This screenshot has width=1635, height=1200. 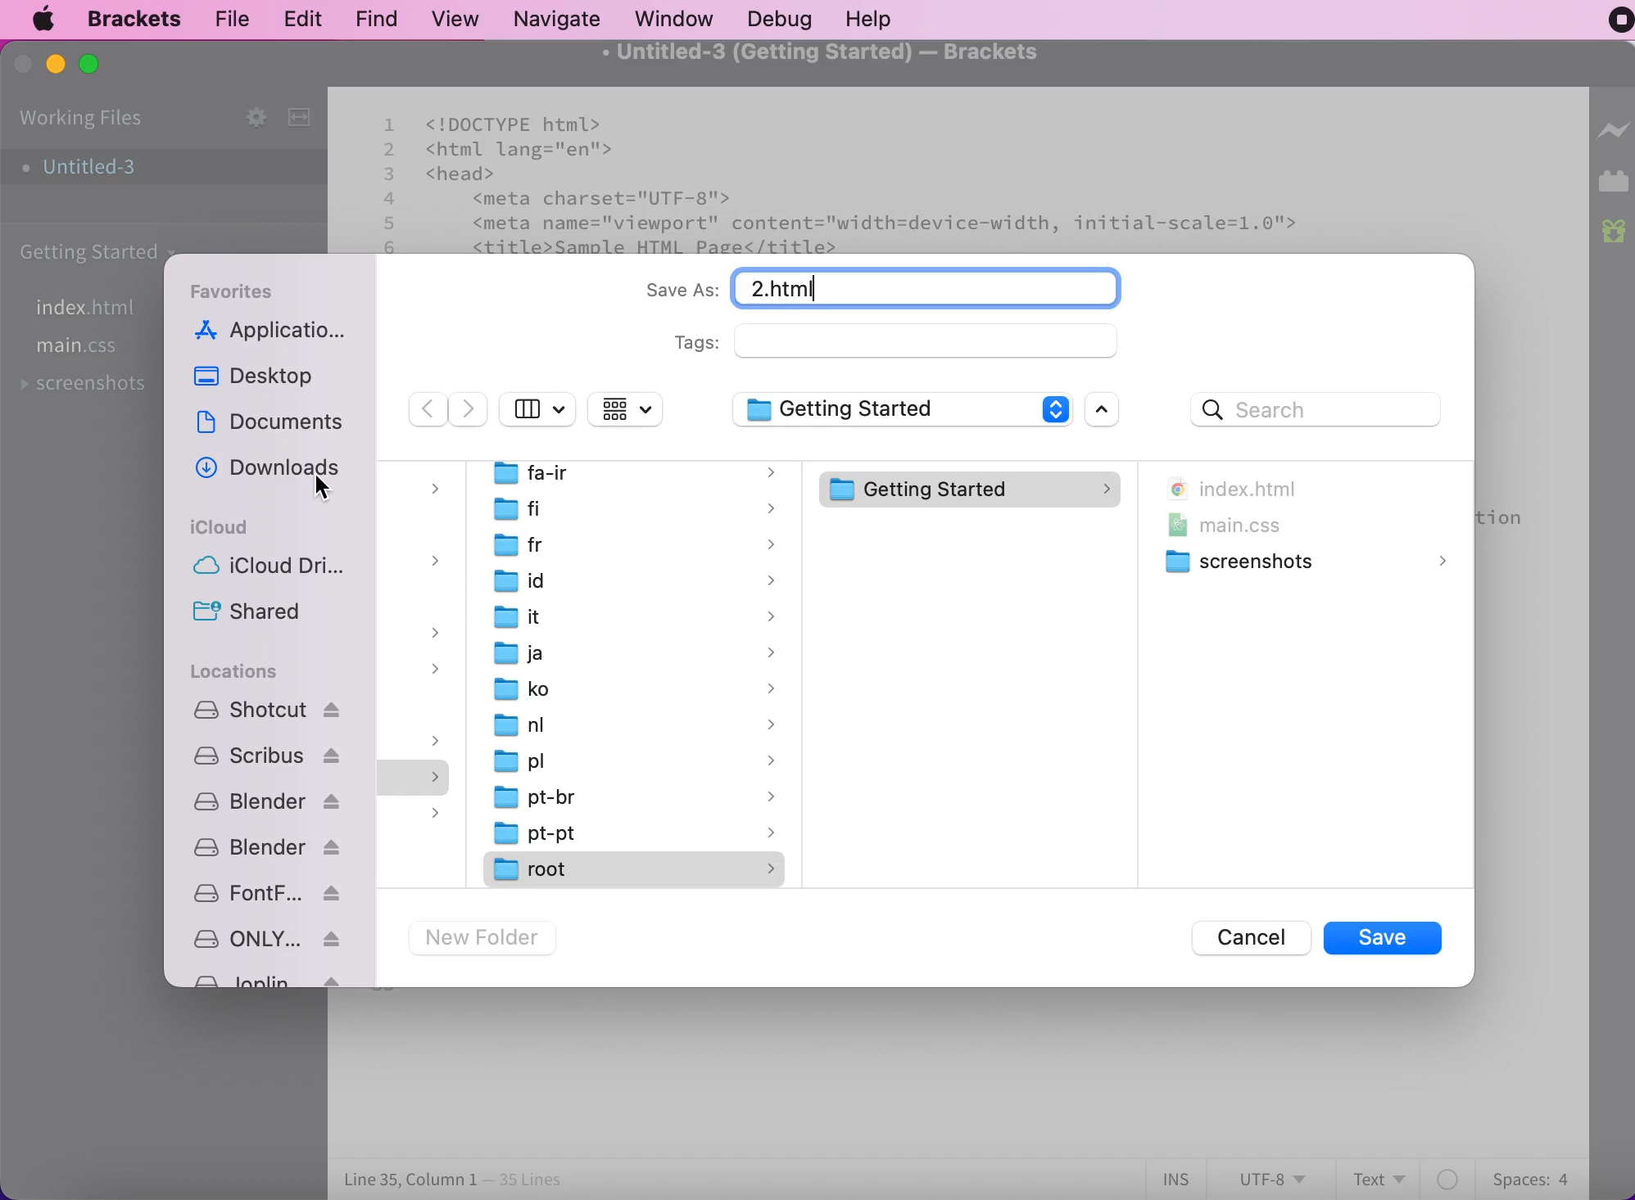 What do you see at coordinates (266, 978) in the screenshot?
I see `Joplin` at bounding box center [266, 978].